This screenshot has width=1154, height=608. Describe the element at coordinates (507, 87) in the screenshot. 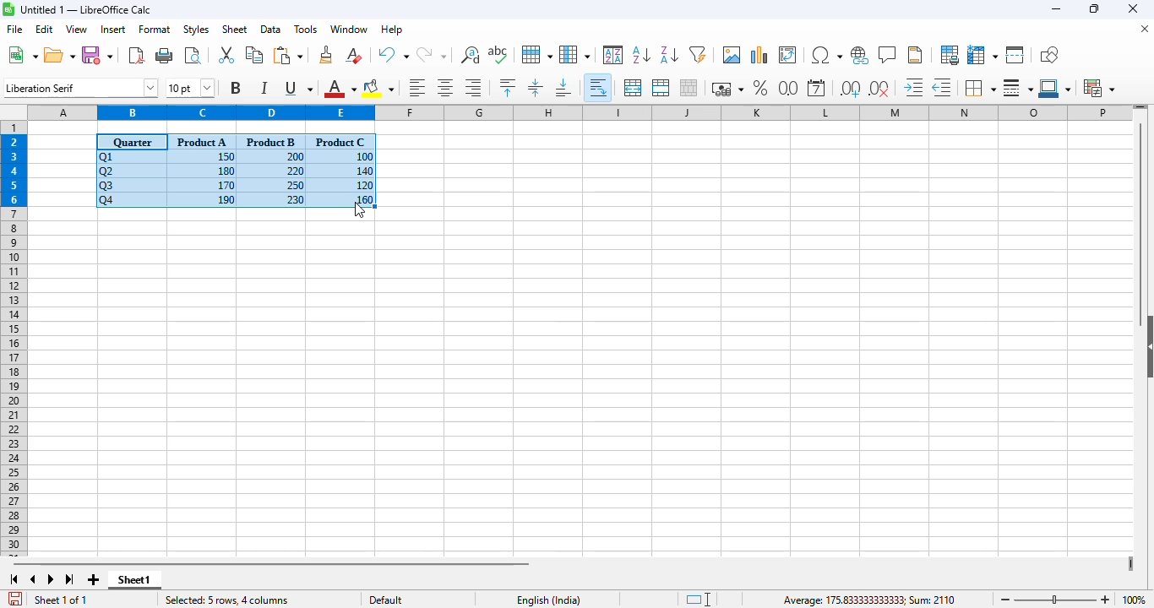

I see `align top` at that location.